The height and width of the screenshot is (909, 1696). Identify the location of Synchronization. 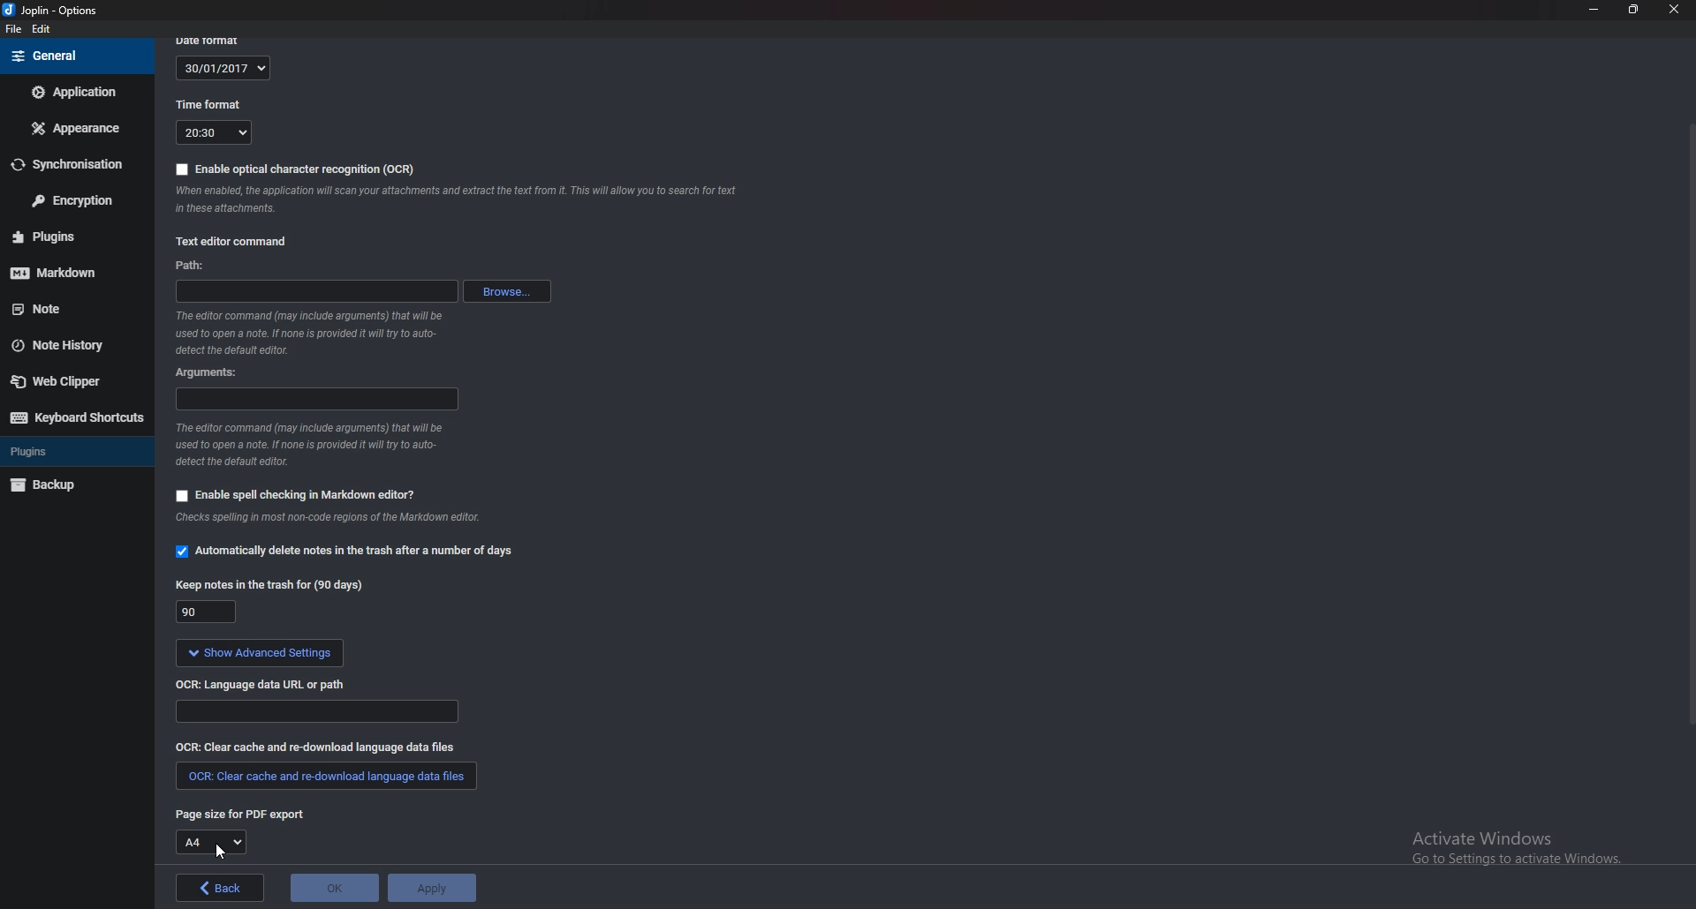
(70, 163).